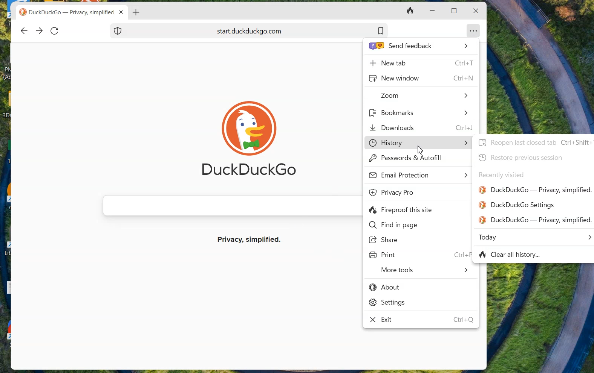 The width and height of the screenshot is (594, 373). I want to click on Close Tabs and clear data, so click(411, 11).